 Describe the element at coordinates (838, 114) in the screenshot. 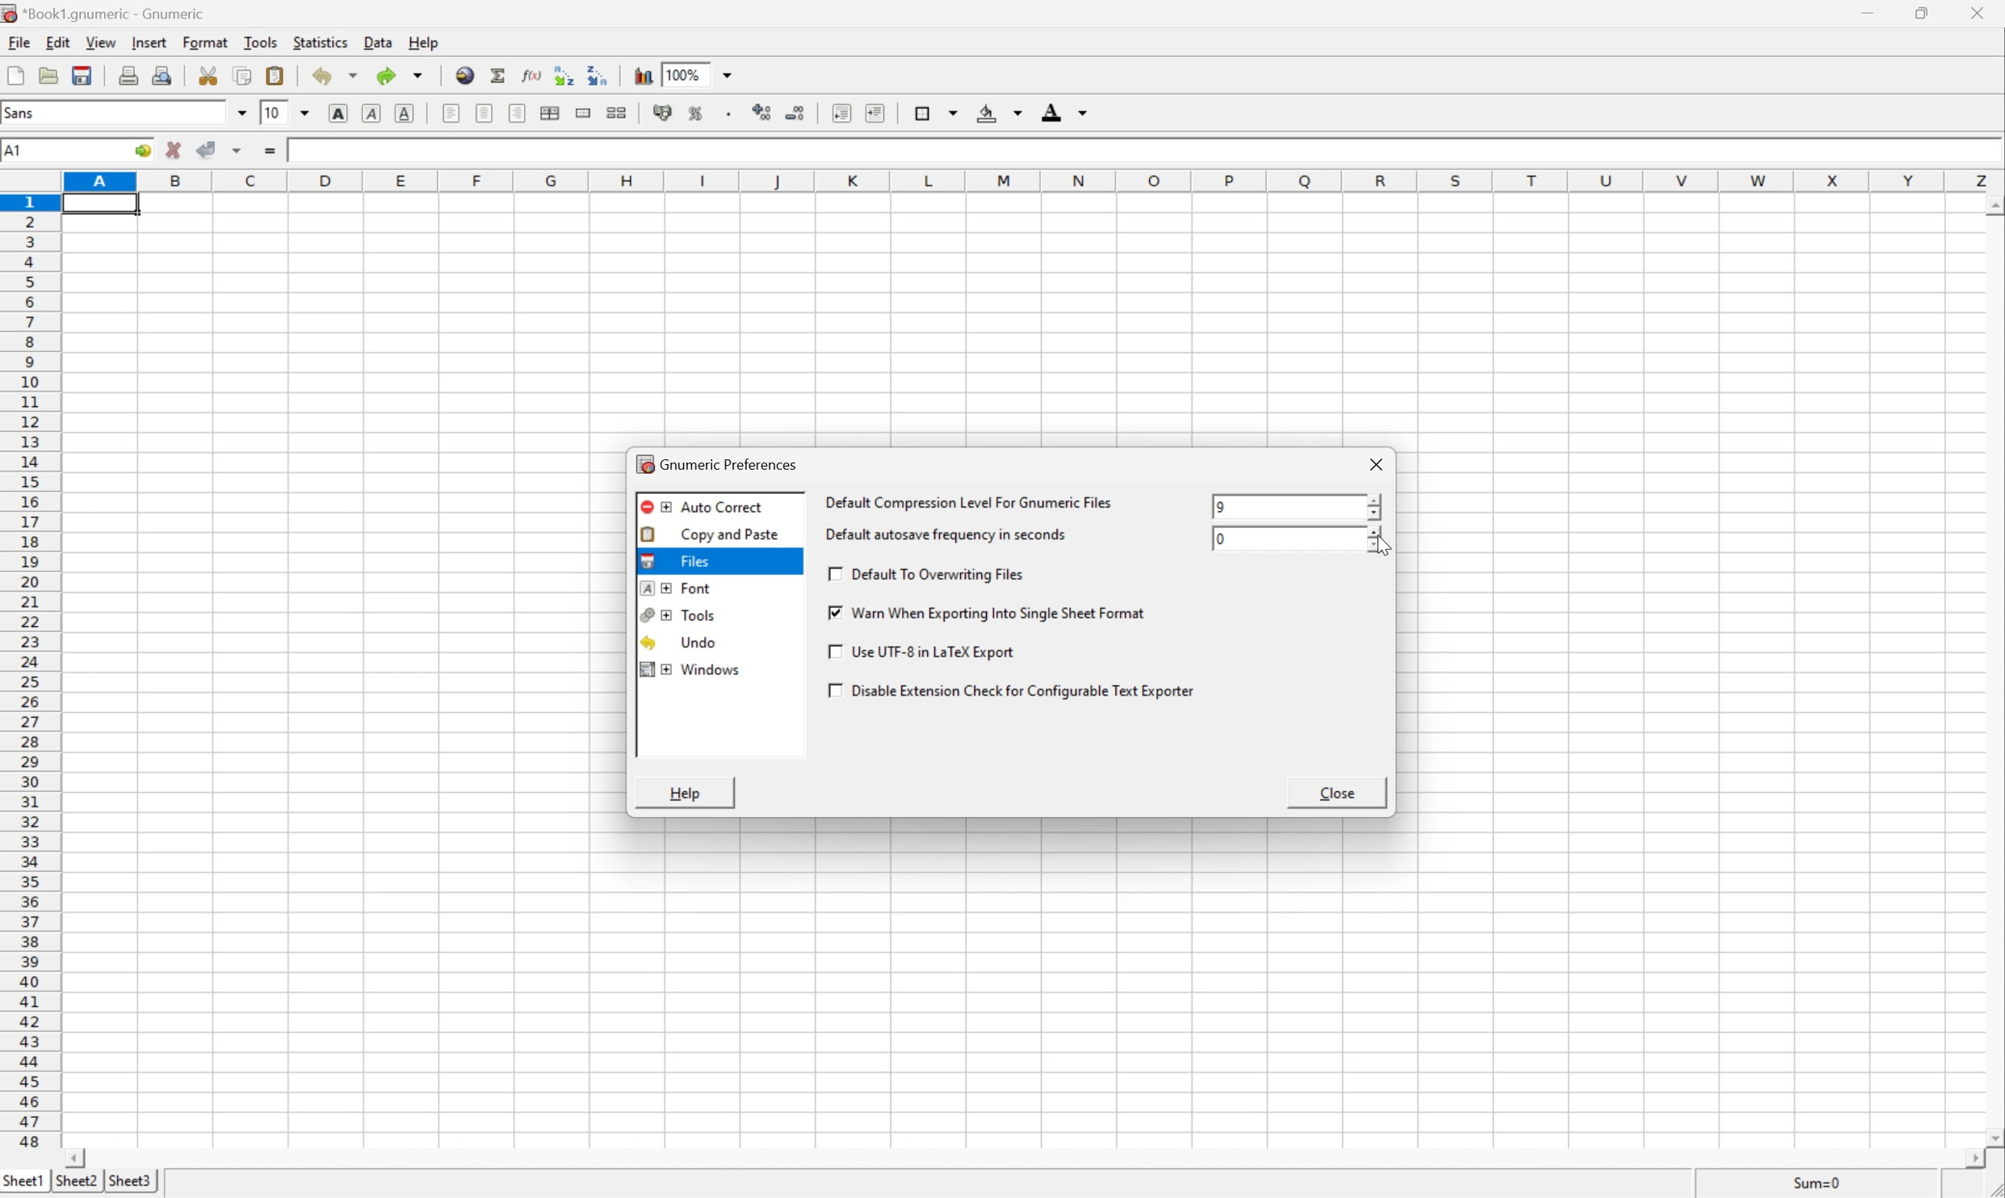

I see `decrease indent` at that location.